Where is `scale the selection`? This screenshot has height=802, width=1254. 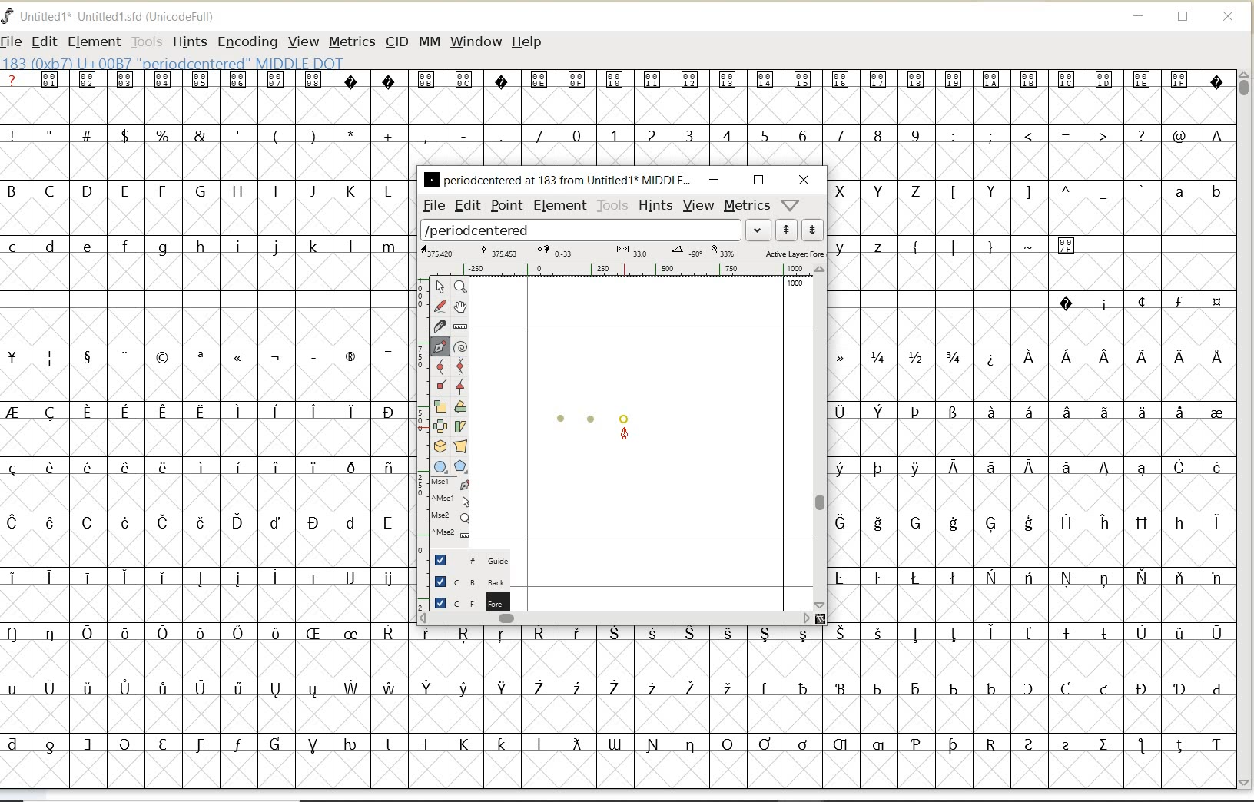 scale the selection is located at coordinates (439, 407).